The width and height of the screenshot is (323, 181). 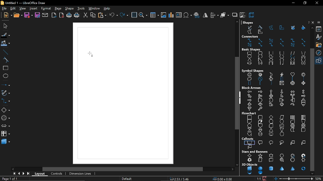 What do you see at coordinates (56, 174) in the screenshot?
I see `controls` at bounding box center [56, 174].